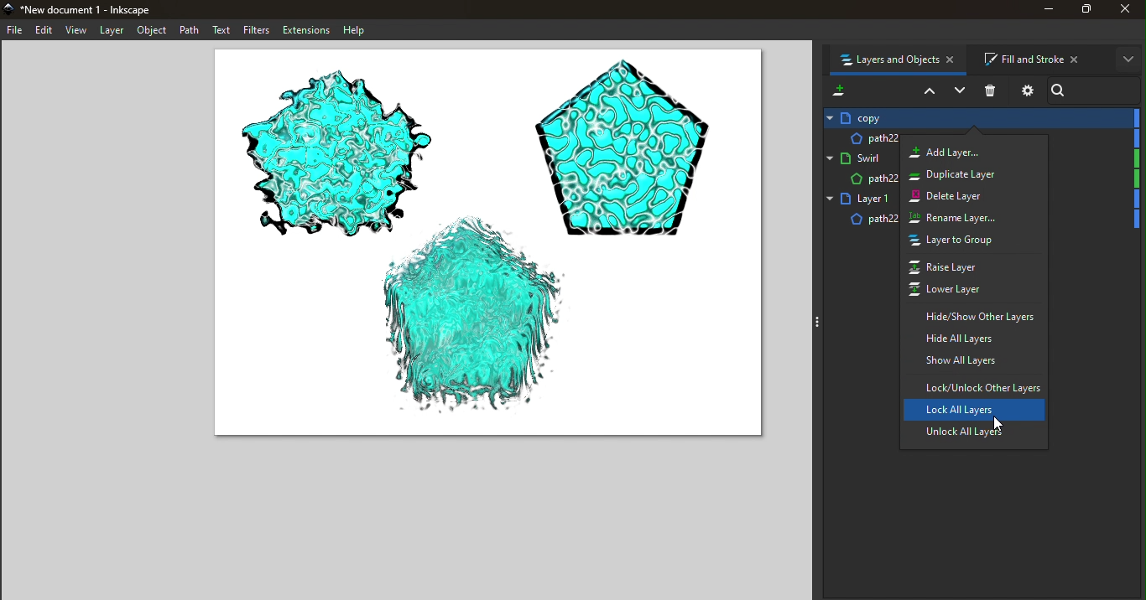 Image resolution: width=1146 pixels, height=600 pixels. Describe the element at coordinates (47, 31) in the screenshot. I see `Edit` at that location.